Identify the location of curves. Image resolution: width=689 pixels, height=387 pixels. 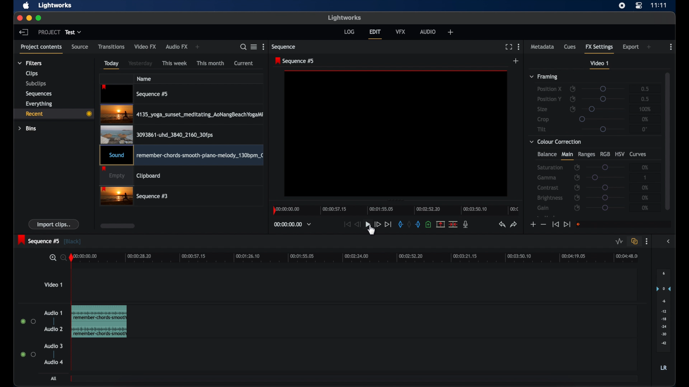
(639, 154).